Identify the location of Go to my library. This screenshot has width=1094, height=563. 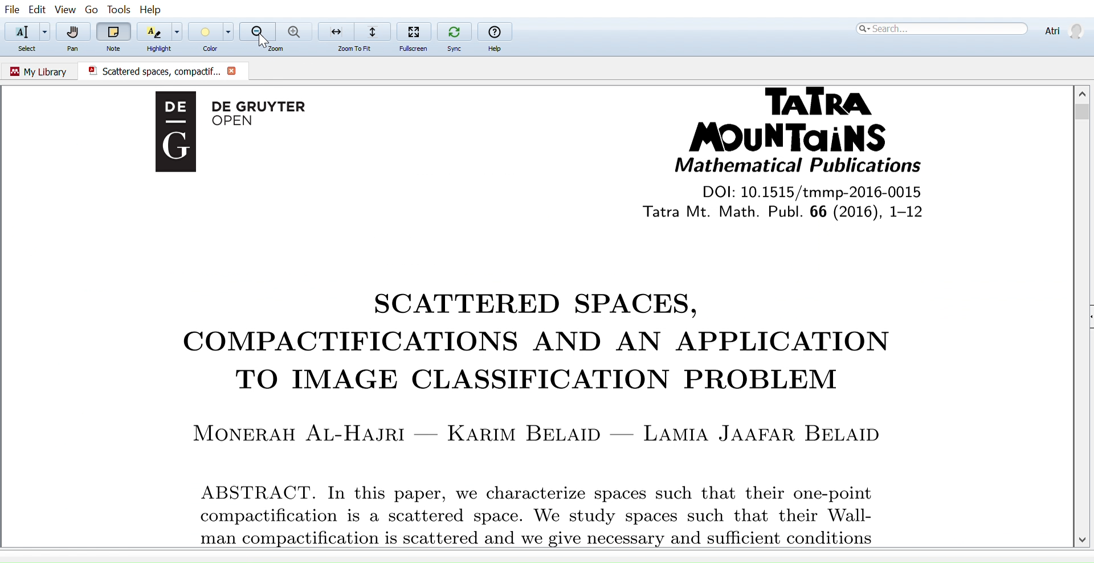
(40, 70).